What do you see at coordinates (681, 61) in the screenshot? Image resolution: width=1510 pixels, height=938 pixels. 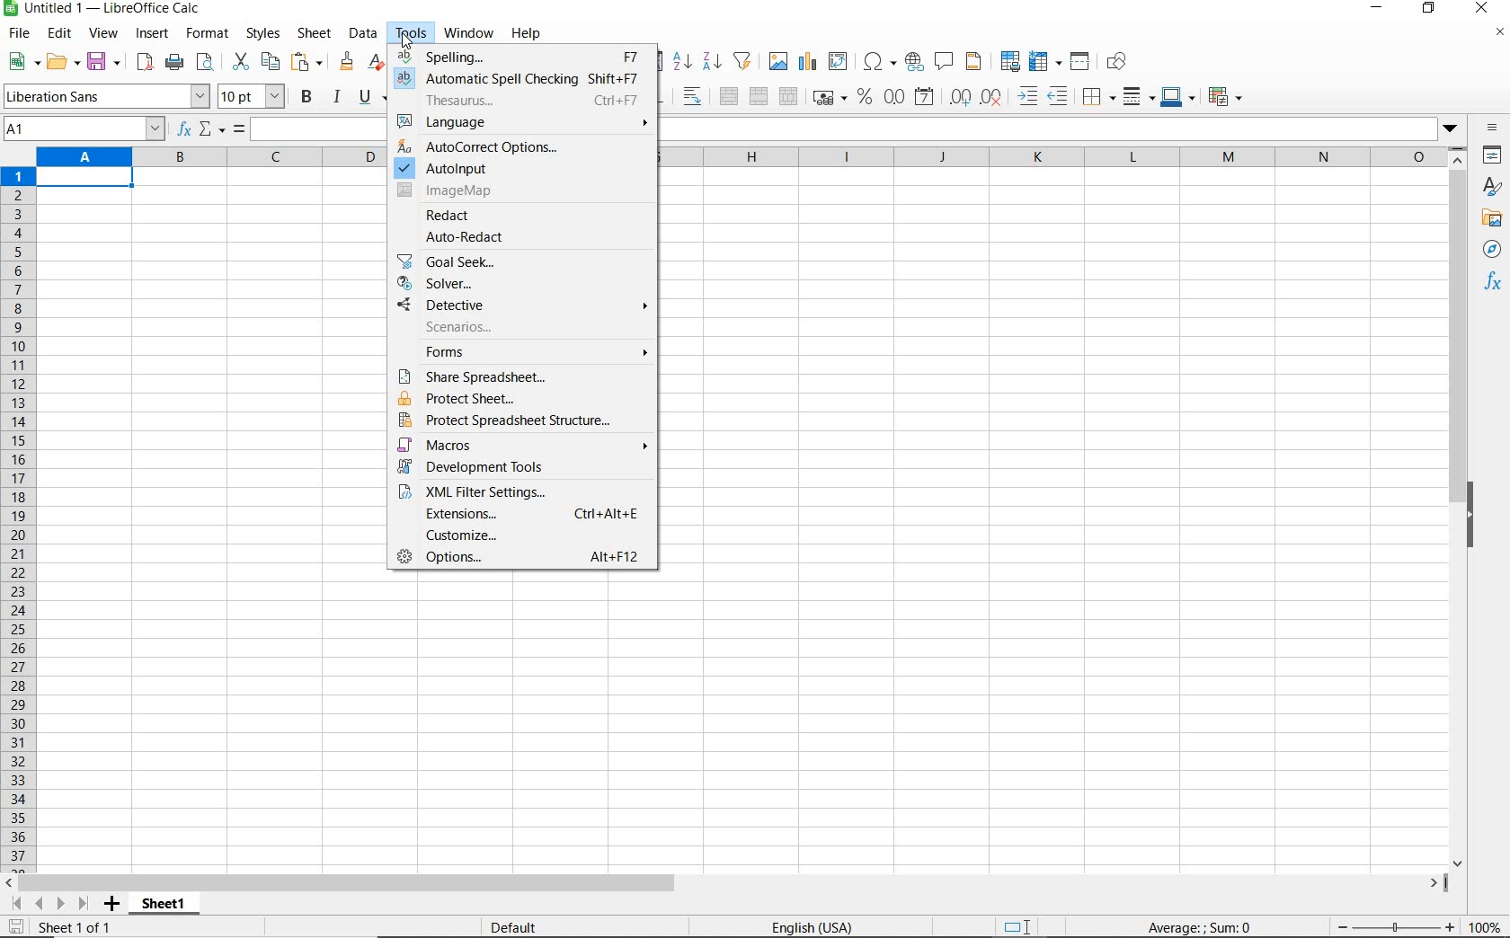 I see `sort ascending` at bounding box center [681, 61].